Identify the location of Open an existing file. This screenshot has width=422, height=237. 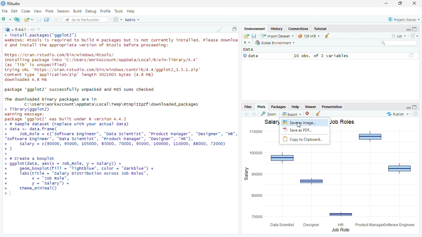
(28, 19).